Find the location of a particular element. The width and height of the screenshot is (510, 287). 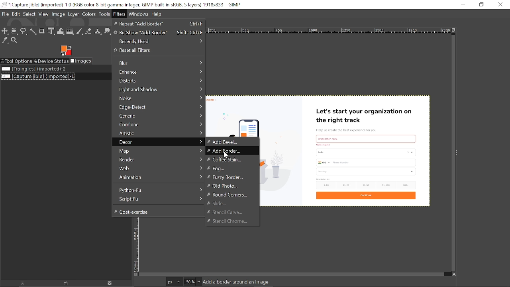

Current image units is located at coordinates (175, 282).